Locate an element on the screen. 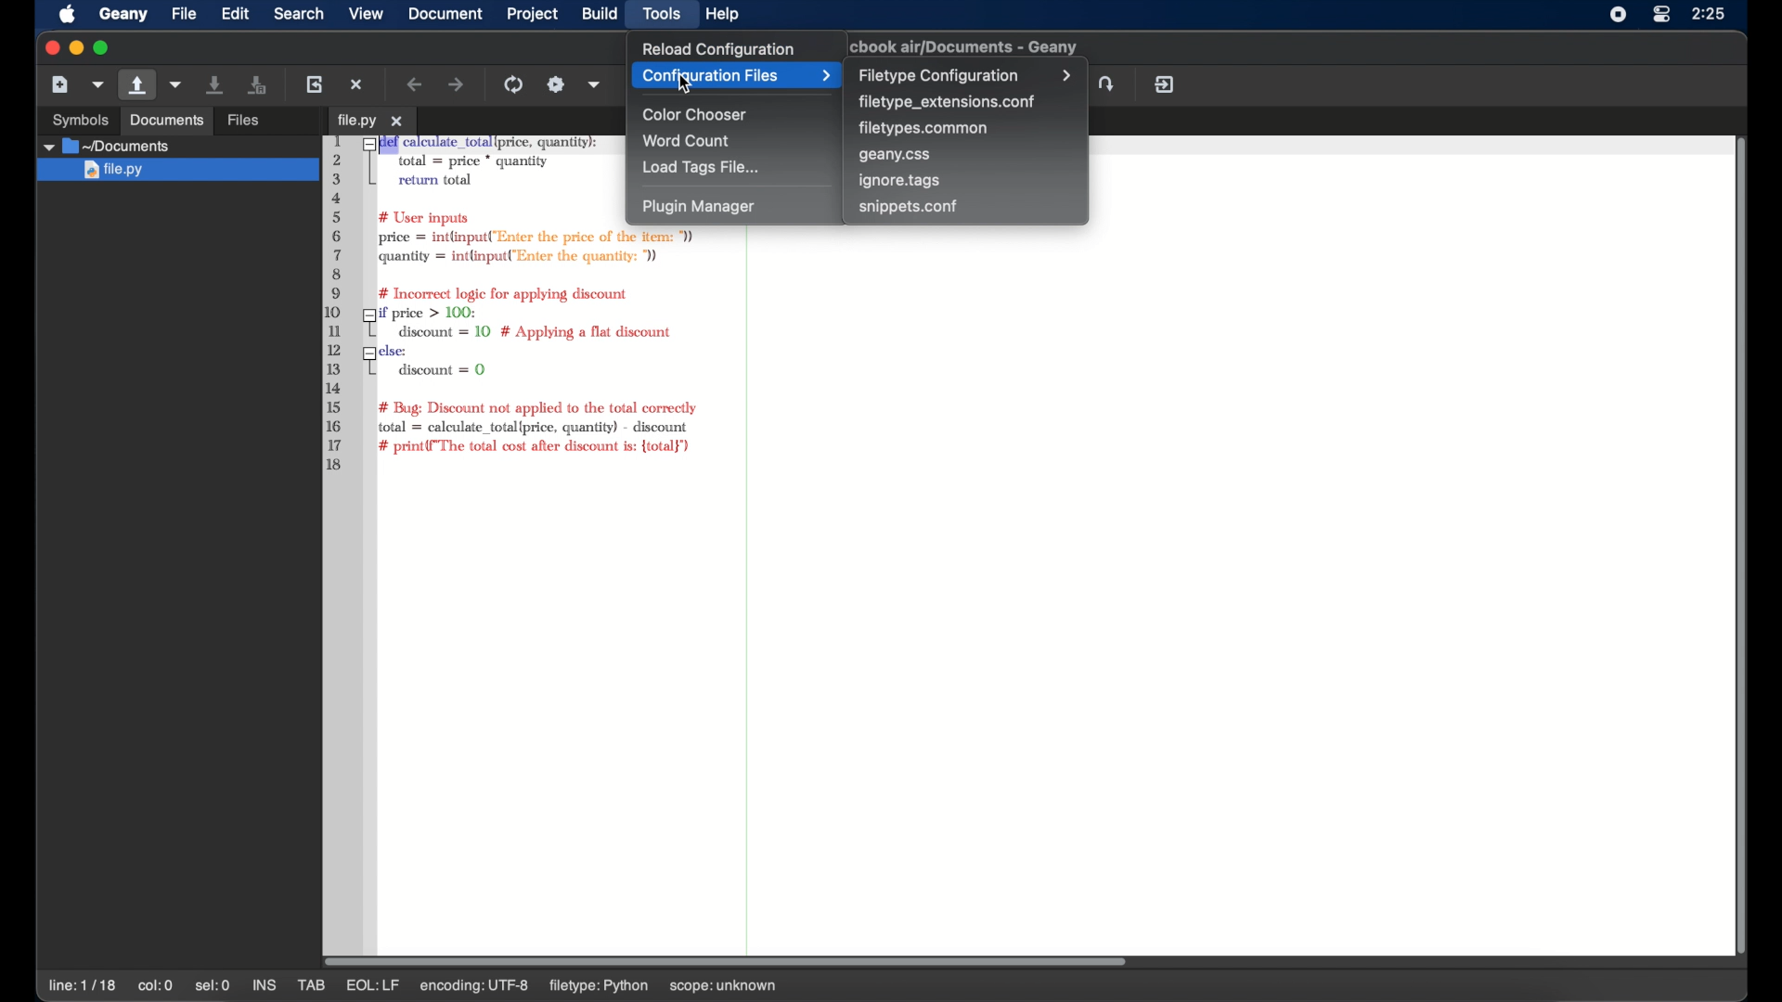 Image resolution: width=1782 pixels, height=1002 pixels. tab is located at coordinates (313, 985).